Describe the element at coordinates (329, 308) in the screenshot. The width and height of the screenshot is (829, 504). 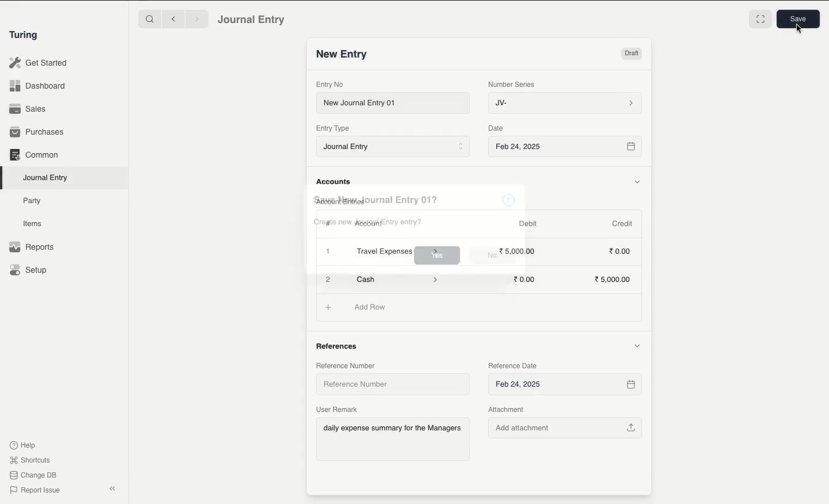
I see `Add` at that location.